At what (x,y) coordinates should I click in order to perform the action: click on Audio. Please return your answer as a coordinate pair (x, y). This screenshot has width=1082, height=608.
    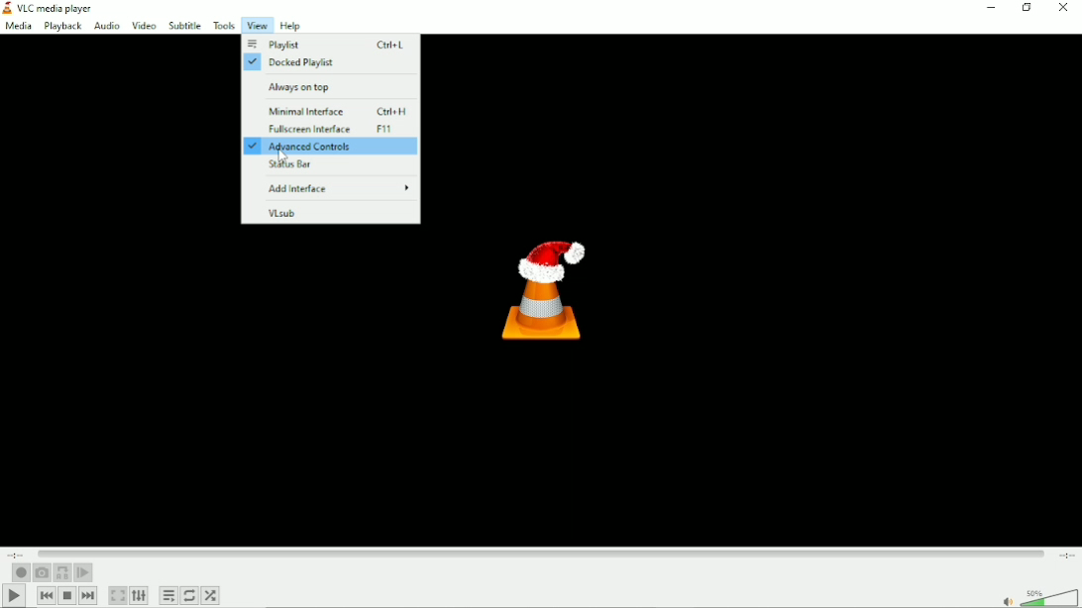
    Looking at the image, I should click on (106, 26).